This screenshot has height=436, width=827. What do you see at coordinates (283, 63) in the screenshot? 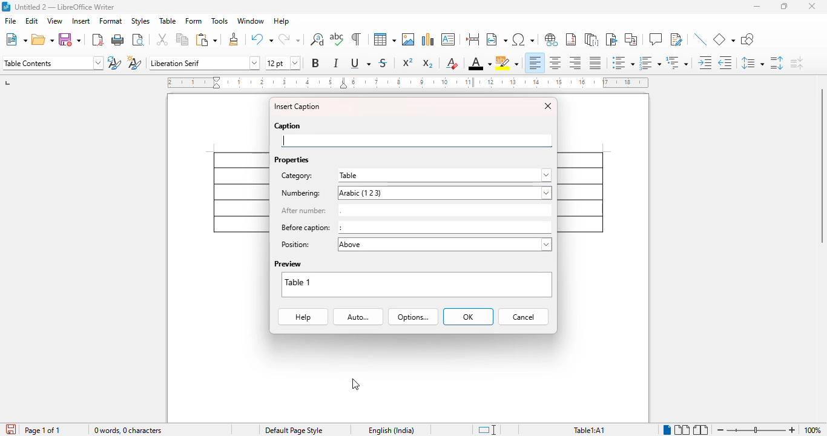
I see `font size` at bounding box center [283, 63].